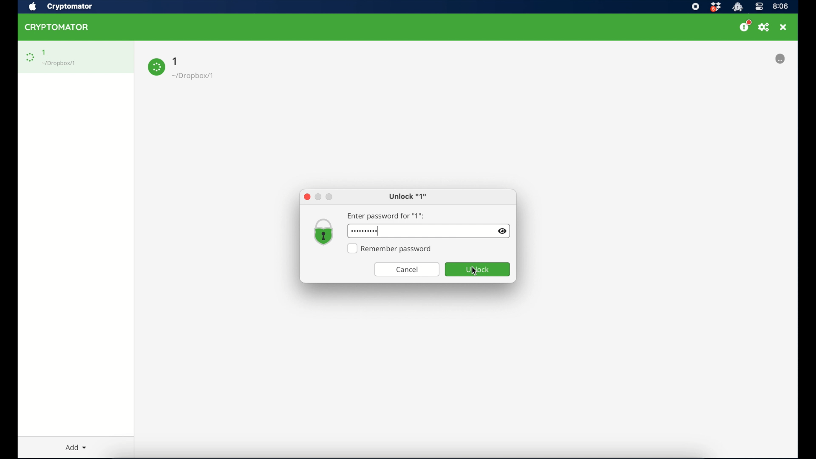 This screenshot has height=459, width=816. What do you see at coordinates (156, 68) in the screenshot?
I see `loading` at bounding box center [156, 68].